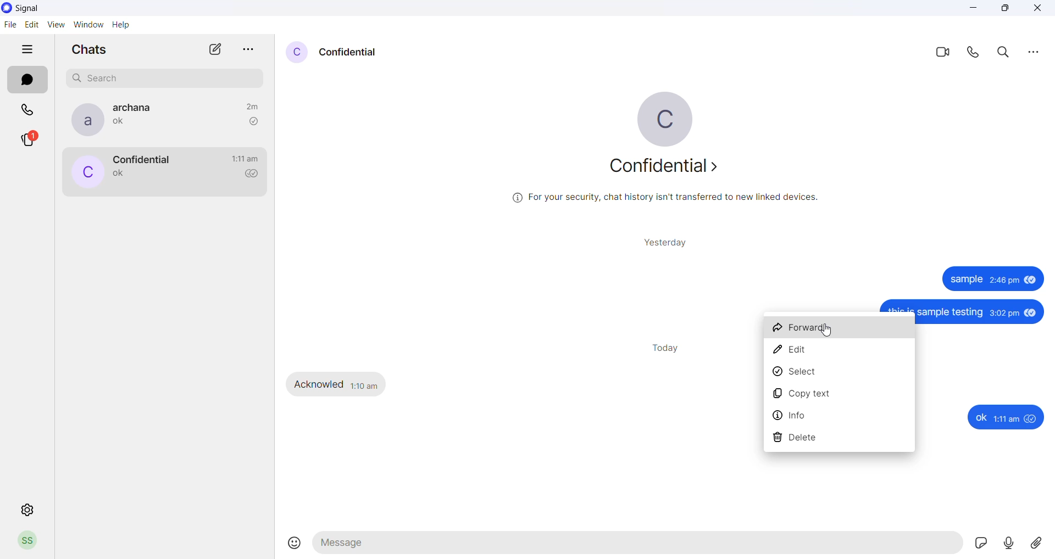  Describe the element at coordinates (84, 120) in the screenshot. I see `profile picture` at that location.